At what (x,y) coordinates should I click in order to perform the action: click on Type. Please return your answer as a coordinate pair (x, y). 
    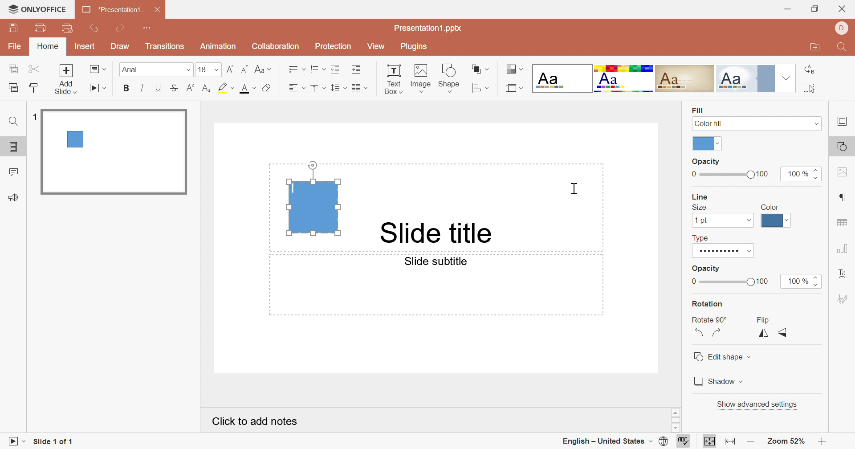
    Looking at the image, I should click on (702, 237).